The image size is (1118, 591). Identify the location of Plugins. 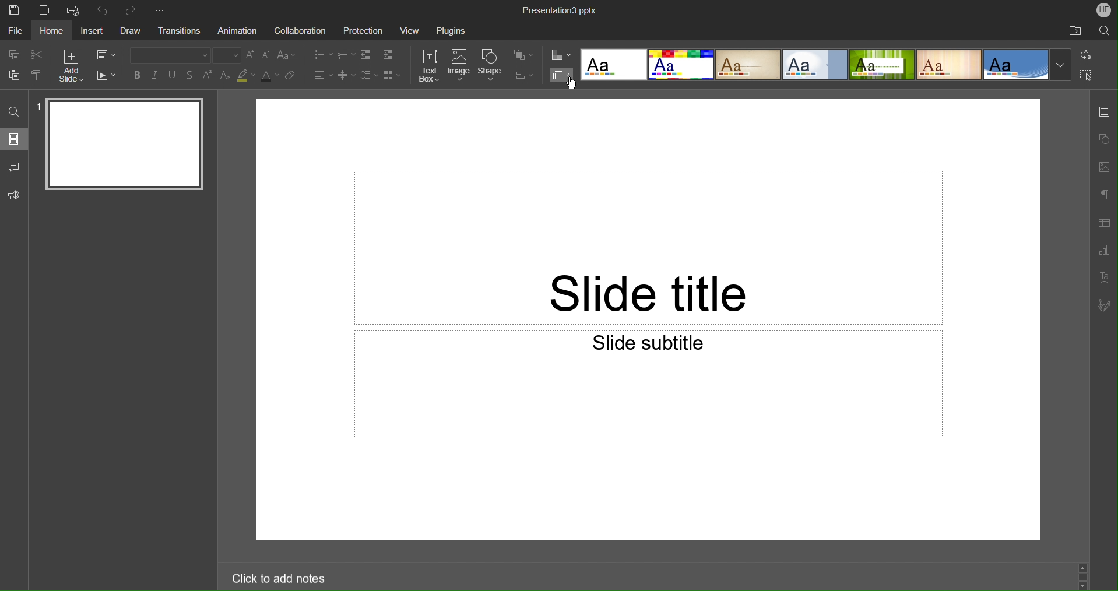
(450, 32).